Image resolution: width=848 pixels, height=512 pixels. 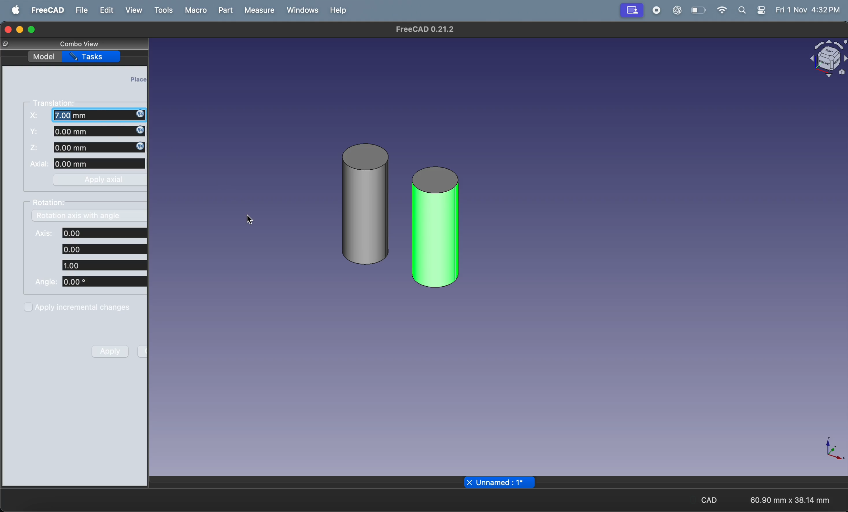 I want to click on measure, so click(x=259, y=10).